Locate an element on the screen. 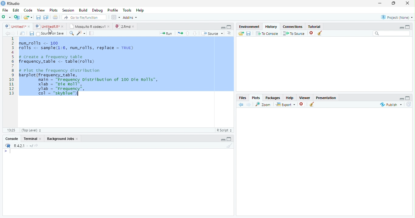 The width and height of the screenshot is (415, 218). Zoom is located at coordinates (264, 104).